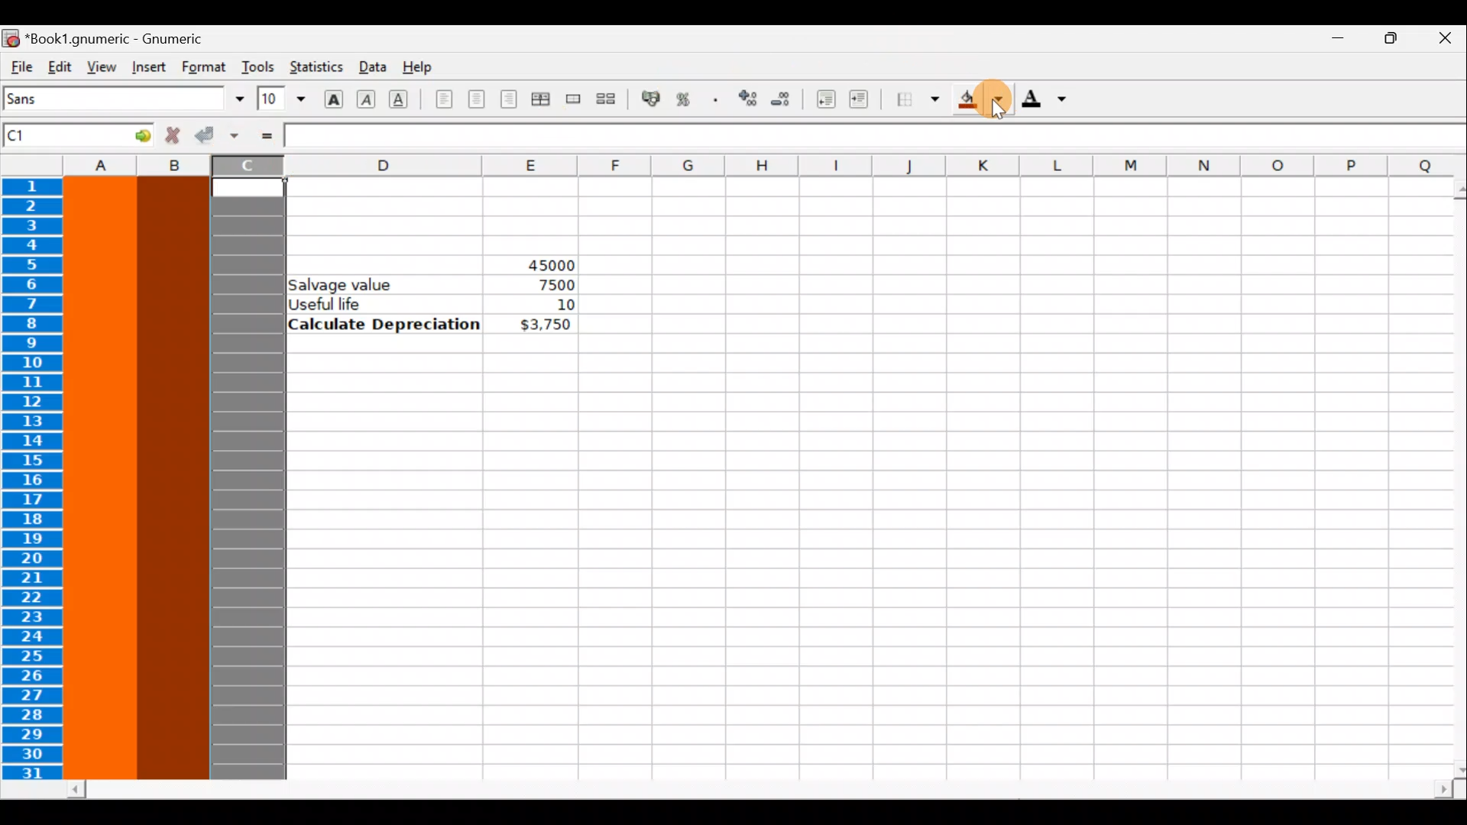 Image resolution: width=1467 pixels, height=825 pixels. What do you see at coordinates (716, 99) in the screenshot?
I see `Include thousands separator` at bounding box center [716, 99].